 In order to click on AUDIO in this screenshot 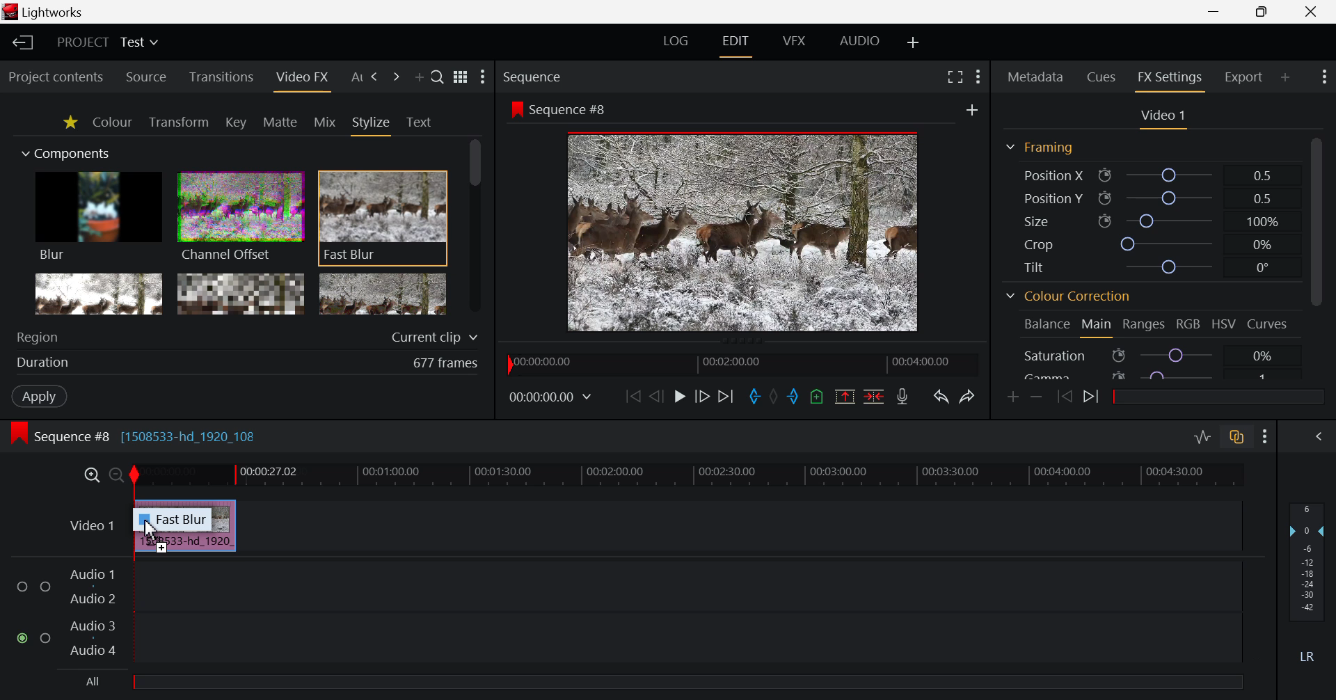, I will do `click(859, 44)`.